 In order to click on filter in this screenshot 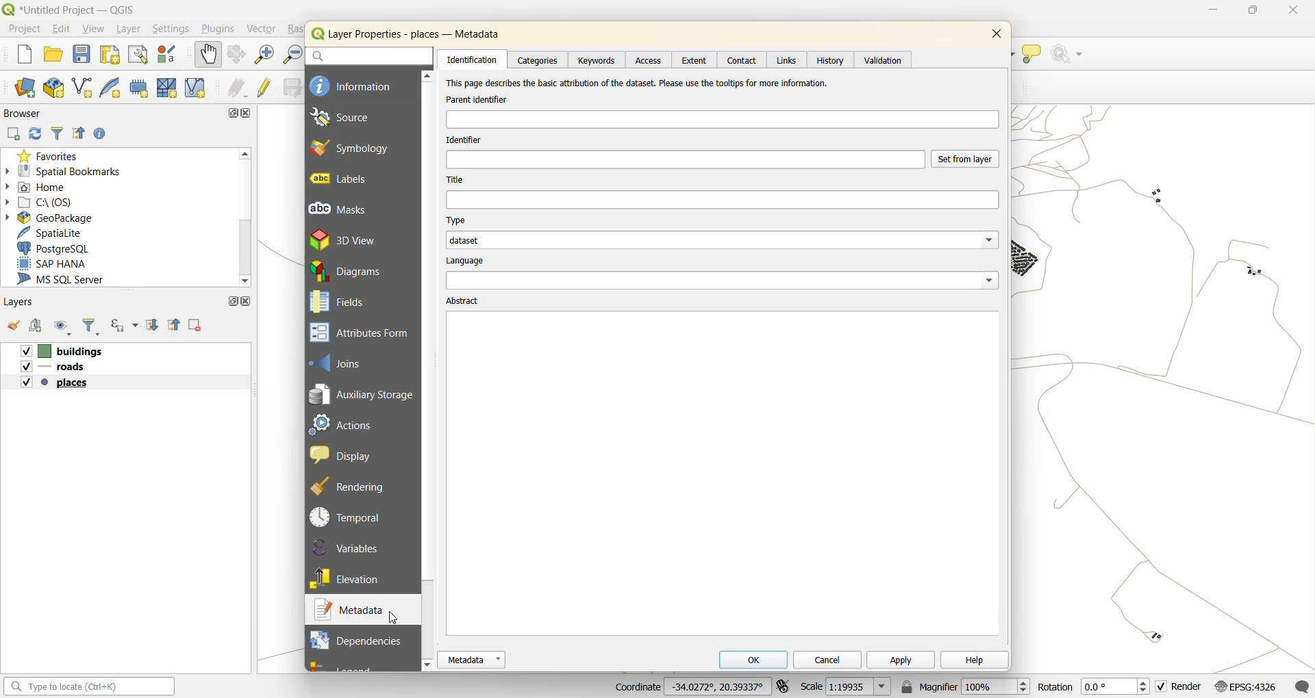, I will do `click(91, 326)`.